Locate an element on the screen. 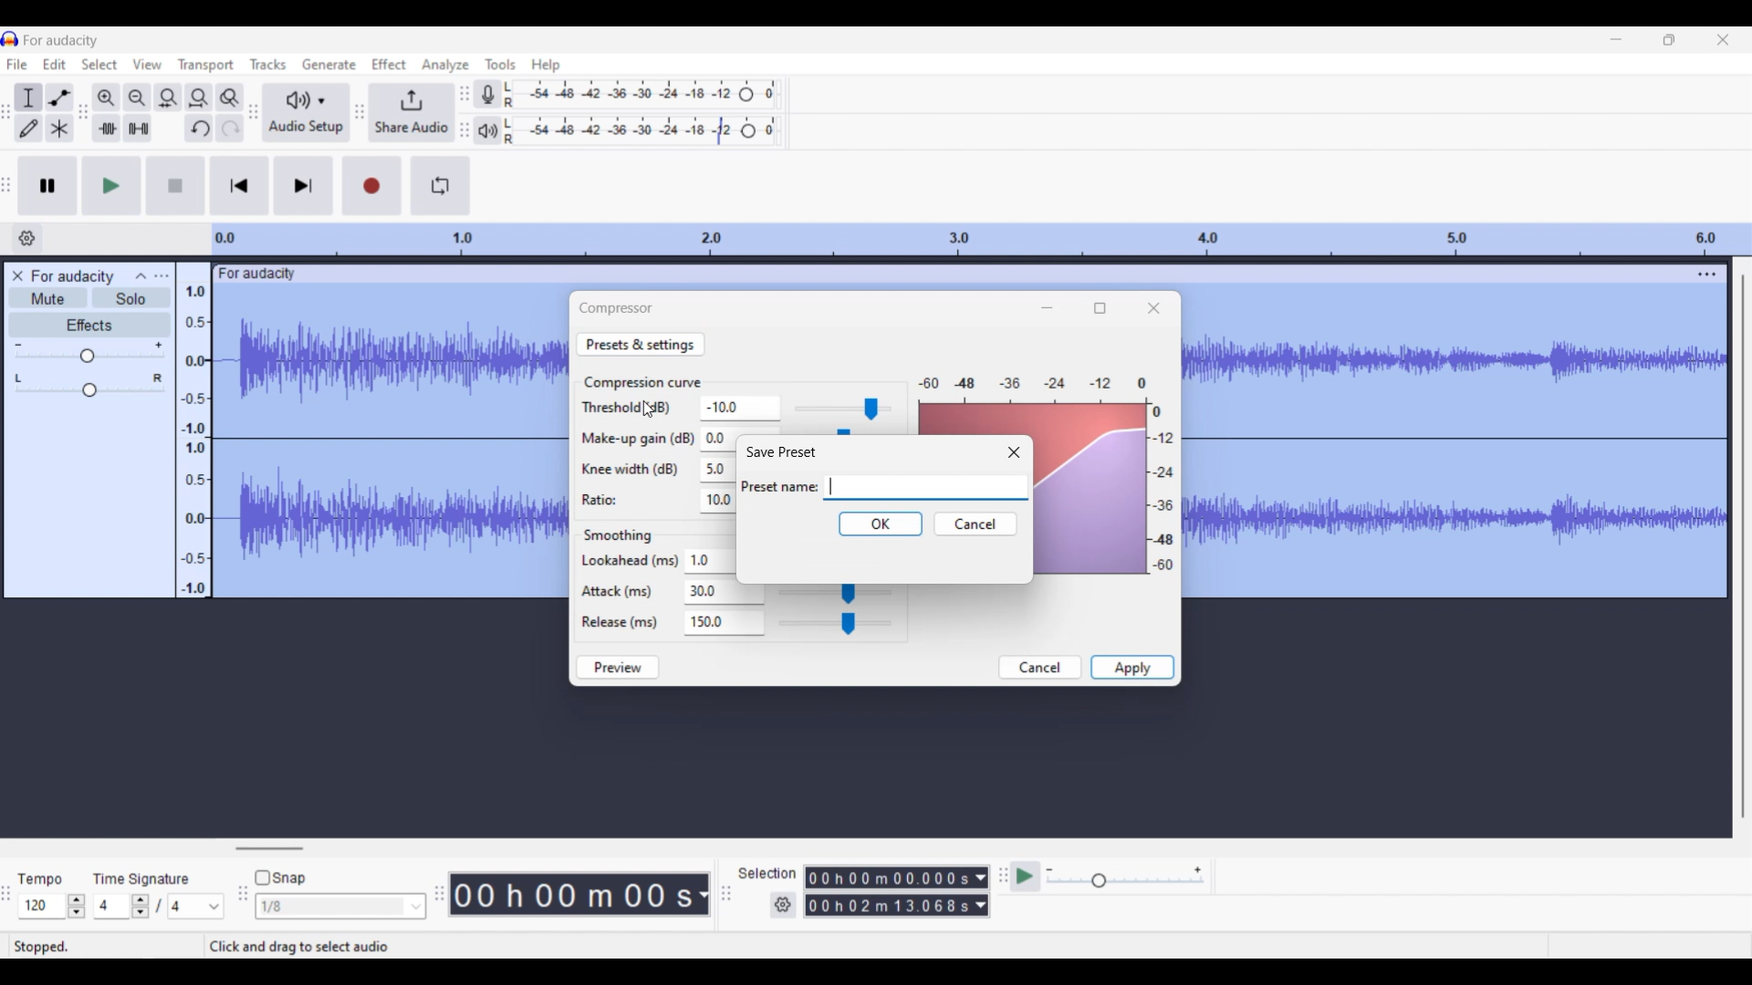 This screenshot has width=1752, height=985. Text box for release  is located at coordinates (728, 622).